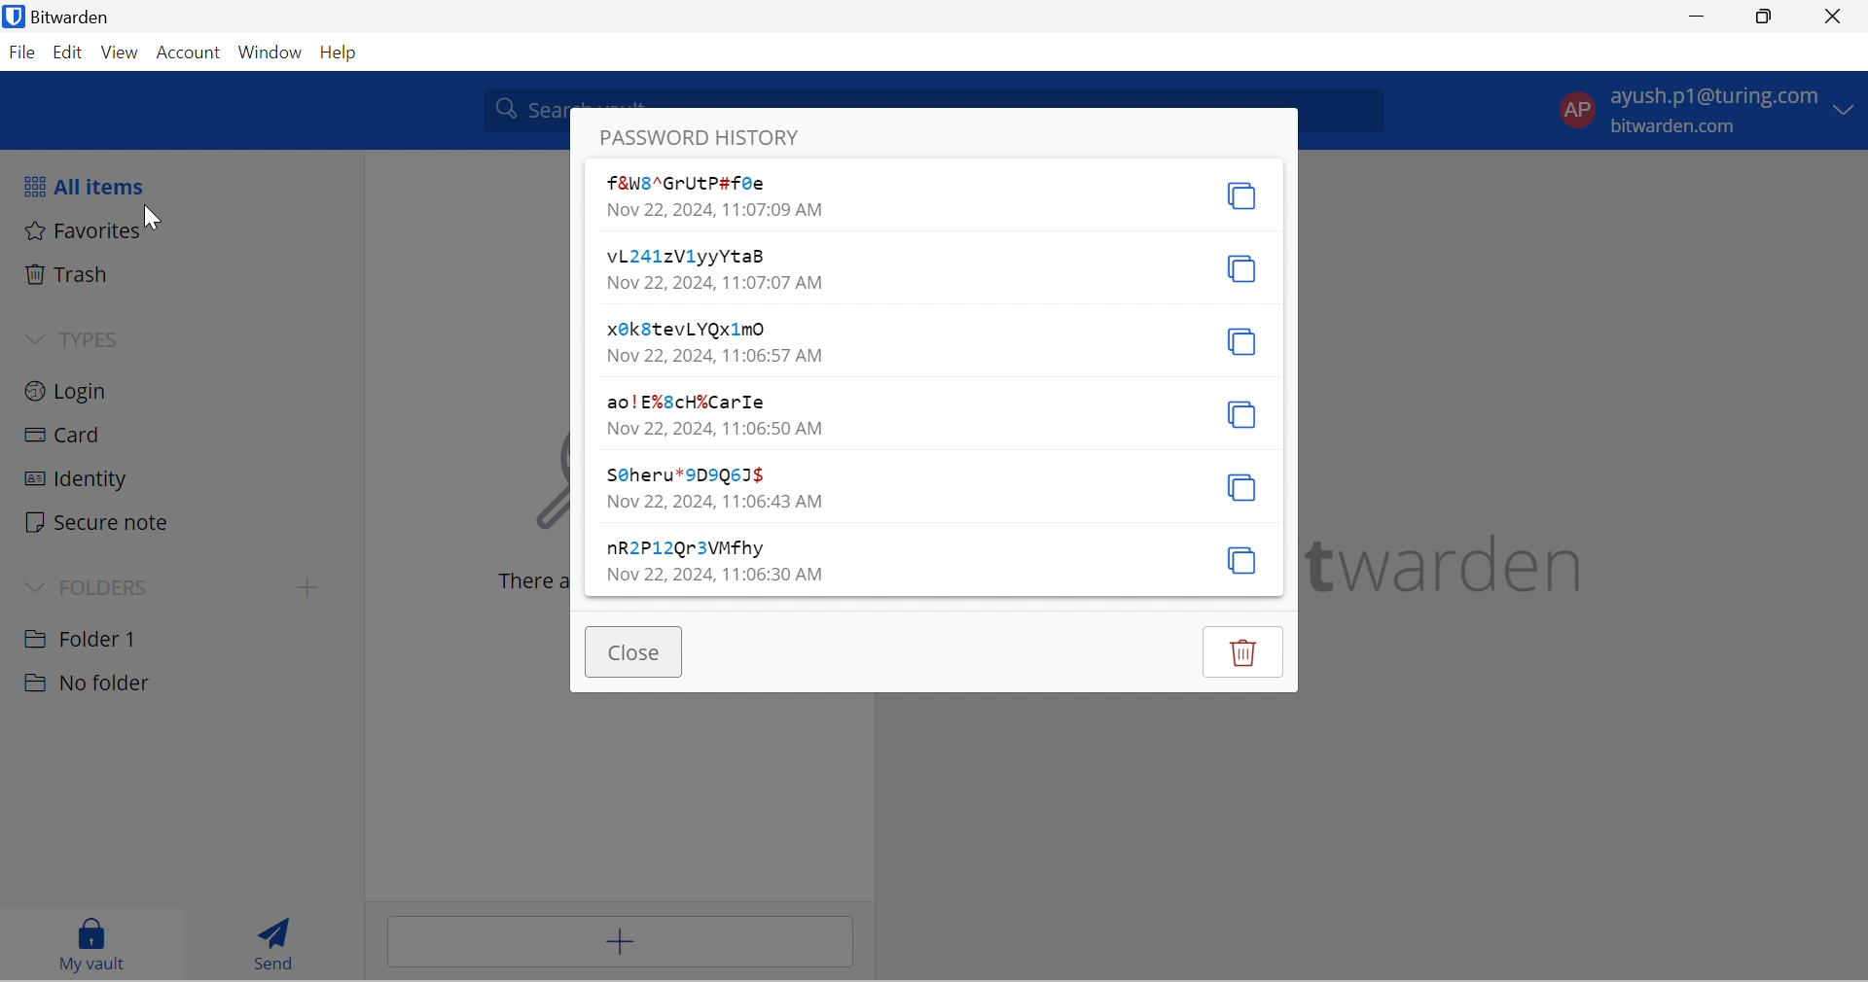 The width and height of the screenshot is (1868, 982). I want to click on All items, so click(95, 190).